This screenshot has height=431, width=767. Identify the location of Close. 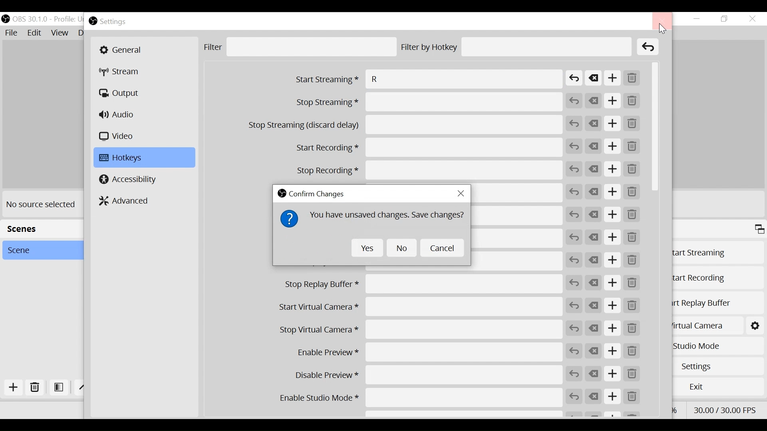
(663, 21).